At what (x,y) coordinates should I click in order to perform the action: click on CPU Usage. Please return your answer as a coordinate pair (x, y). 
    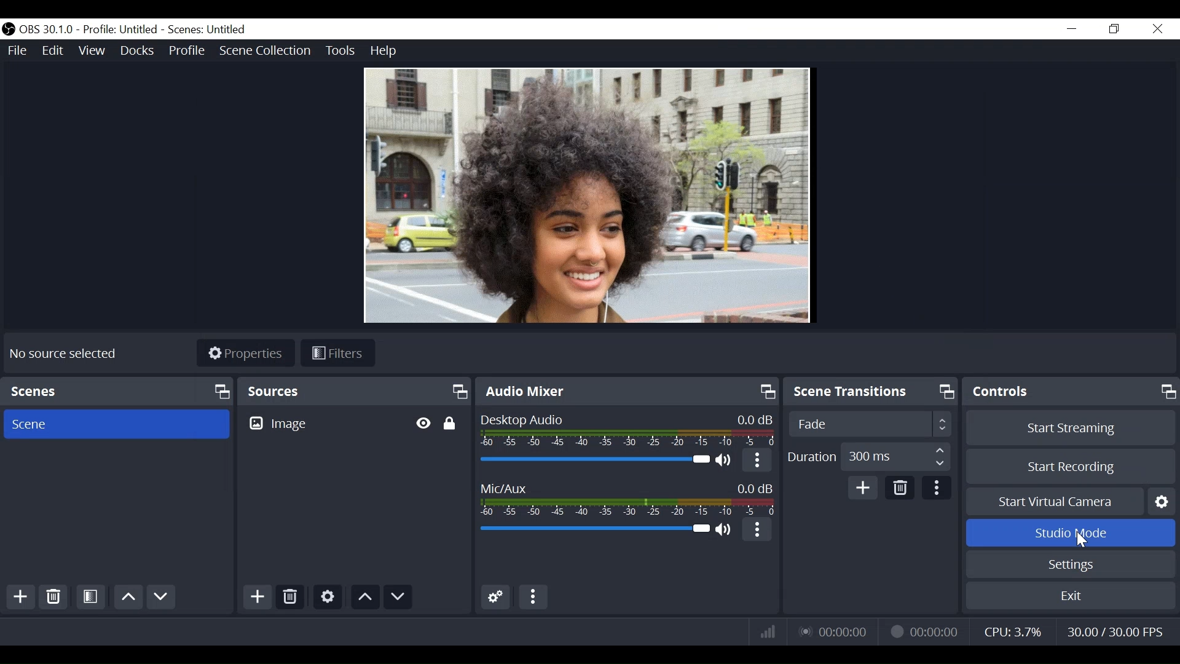
    Looking at the image, I should click on (1012, 631).